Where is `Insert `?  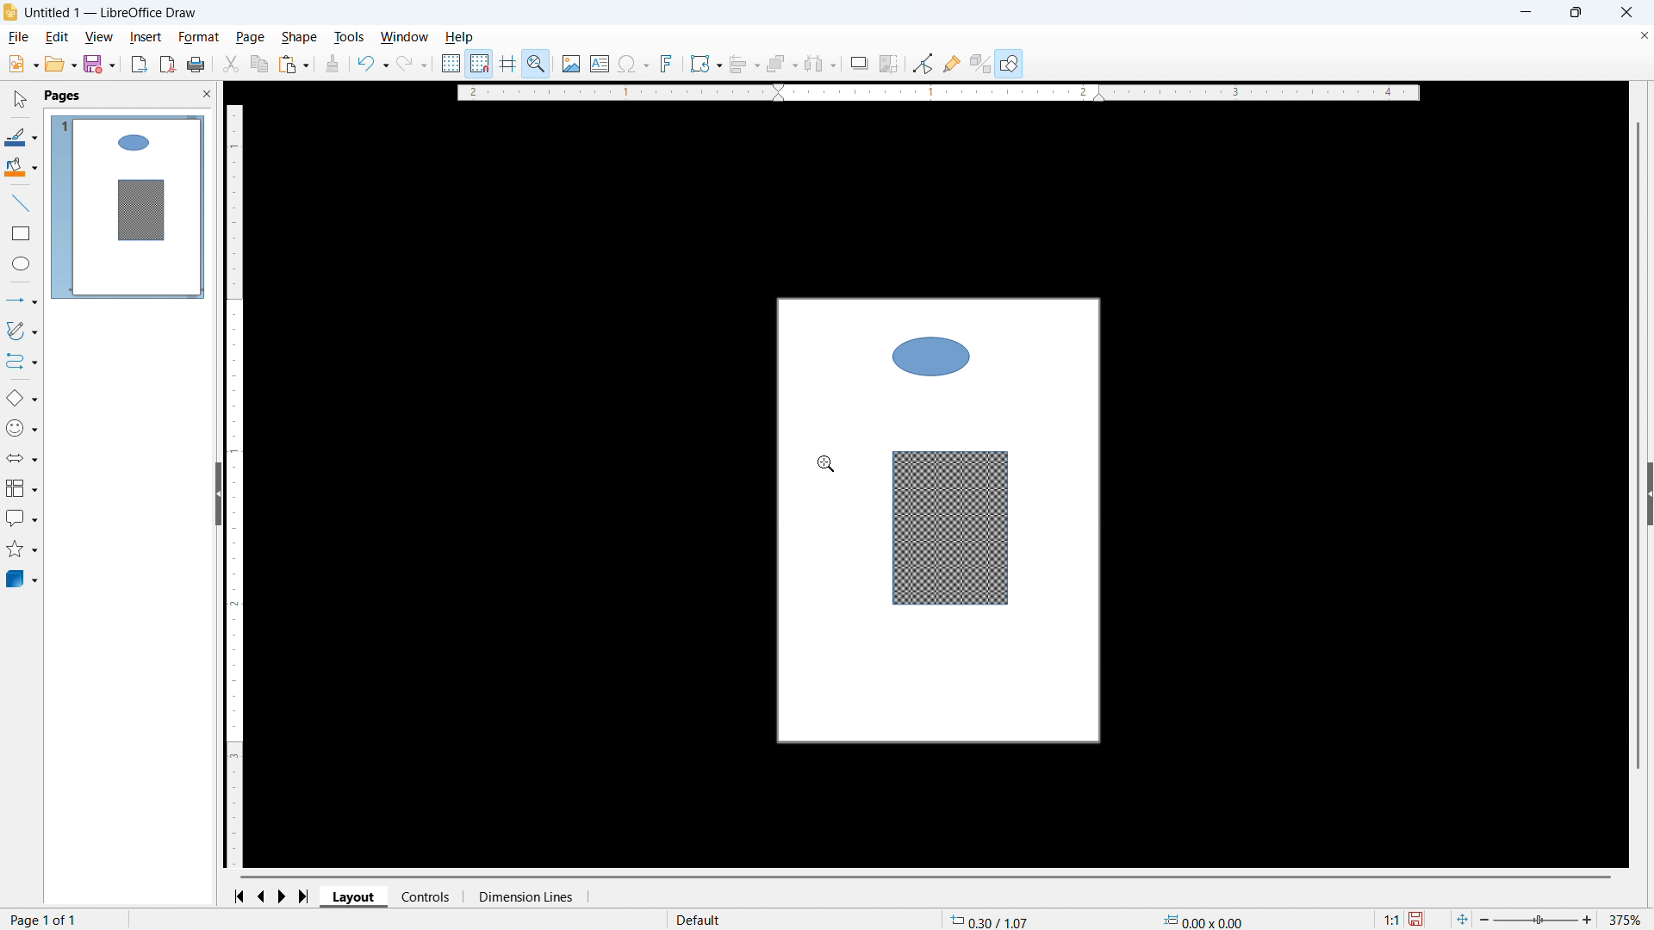
Insert  is located at coordinates (146, 38).